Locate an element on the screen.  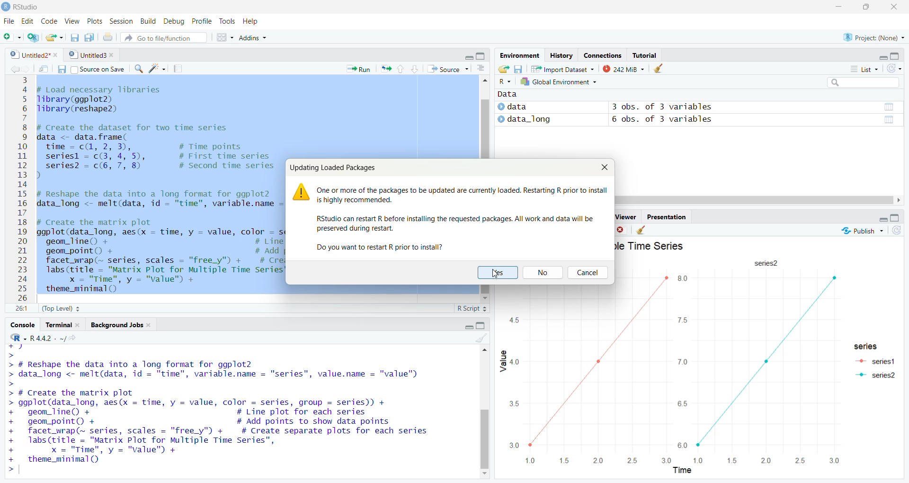
History is located at coordinates (561, 56).